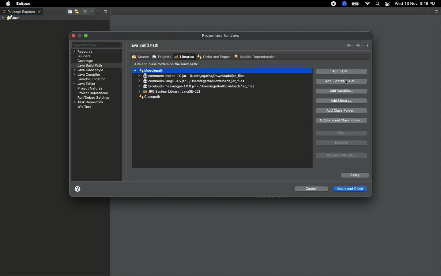 The height and width of the screenshot is (276, 441). I want to click on commons-codec-1.9.jar - /users/agatha/Downloads/jar_files commons-lang3-3.5.jar - /Users/agatha/Downloads/jar_files facebook-messenger-1.0.0.jar - /Users/agatha/Downloads/jar_files JRE System Library [JavaSE-22], so click(198, 83).